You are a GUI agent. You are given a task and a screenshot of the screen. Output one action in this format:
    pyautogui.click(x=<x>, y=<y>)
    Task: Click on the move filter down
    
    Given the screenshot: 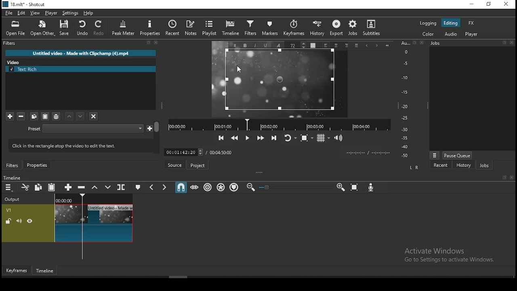 What is the action you would take?
    pyautogui.click(x=70, y=116)
    